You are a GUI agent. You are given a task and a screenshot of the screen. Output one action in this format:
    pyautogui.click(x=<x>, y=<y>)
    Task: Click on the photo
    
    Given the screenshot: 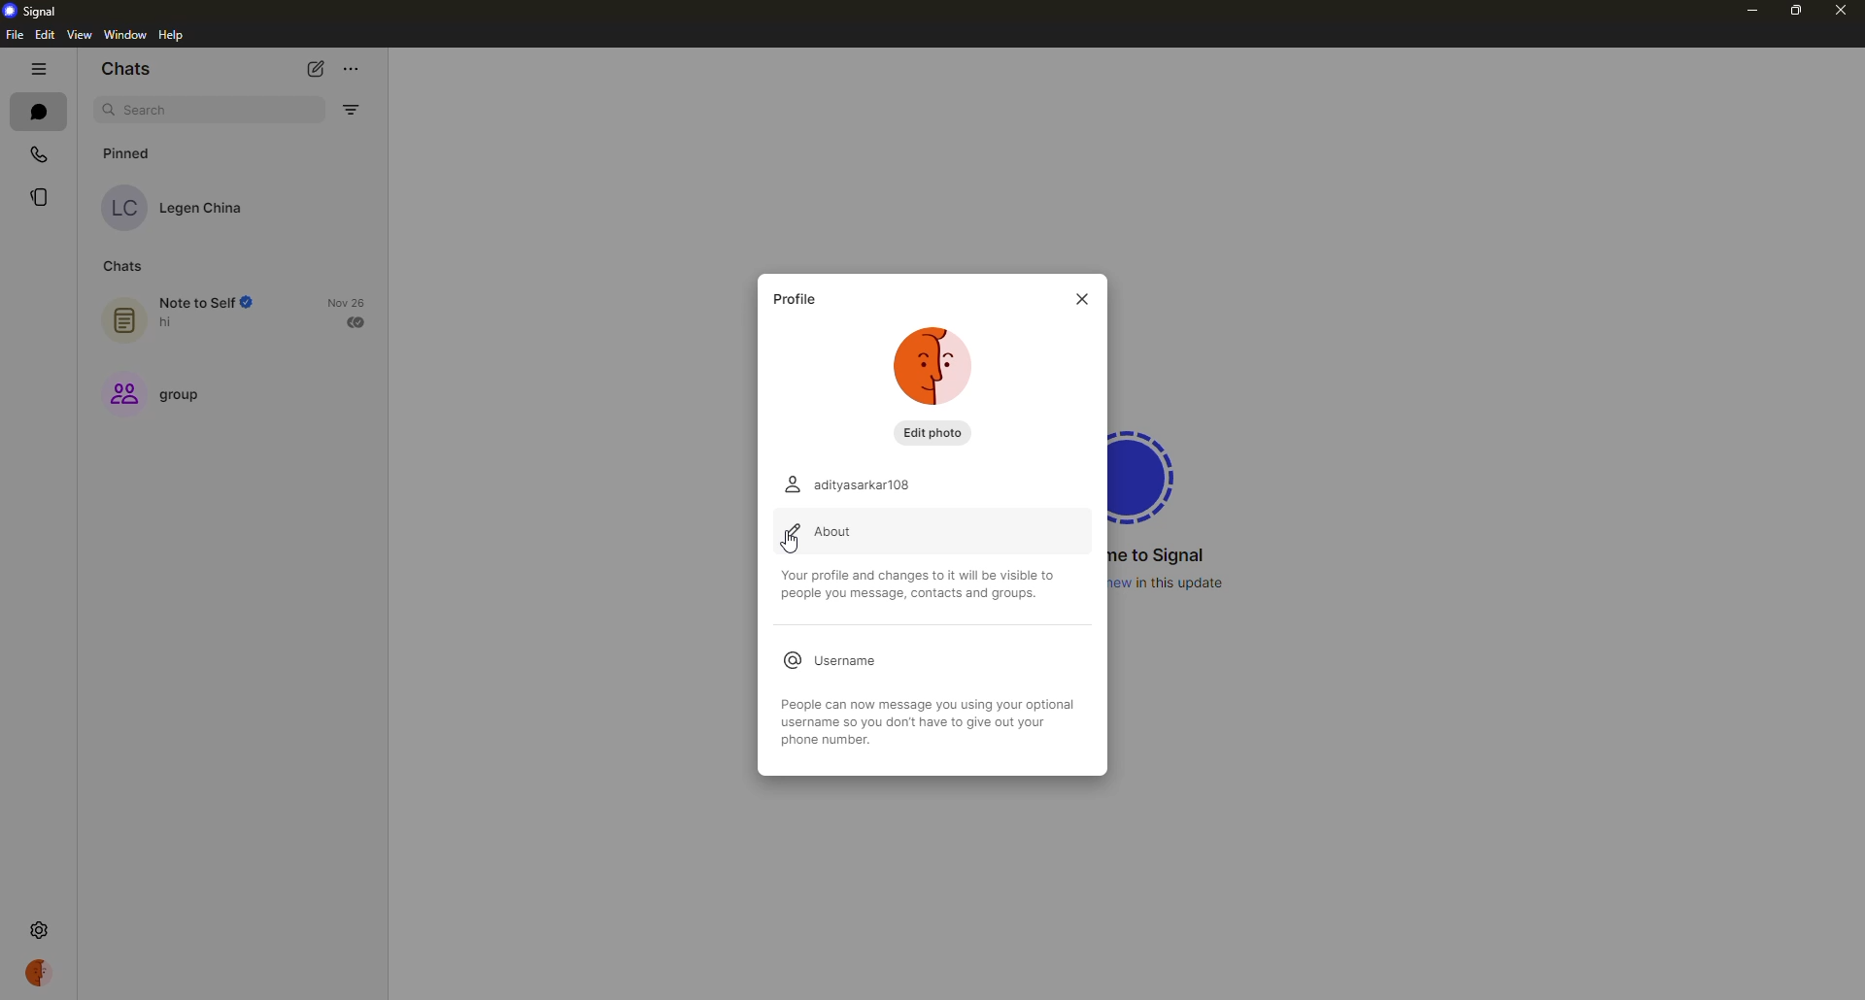 What is the action you would take?
    pyautogui.click(x=937, y=367)
    